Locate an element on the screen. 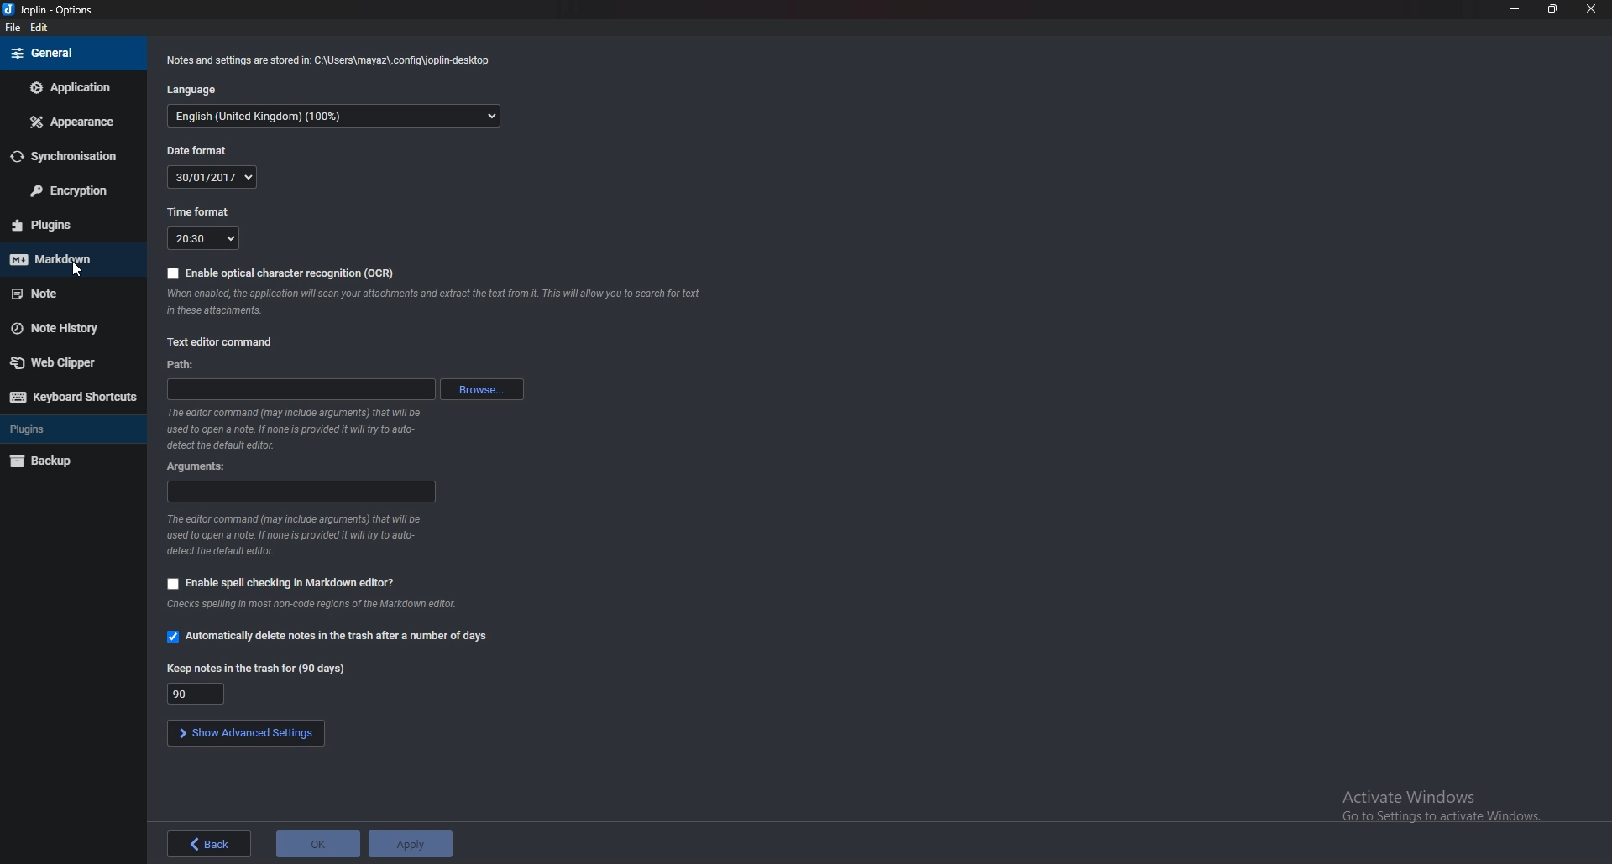 The height and width of the screenshot is (864, 1612). browse is located at coordinates (481, 391).